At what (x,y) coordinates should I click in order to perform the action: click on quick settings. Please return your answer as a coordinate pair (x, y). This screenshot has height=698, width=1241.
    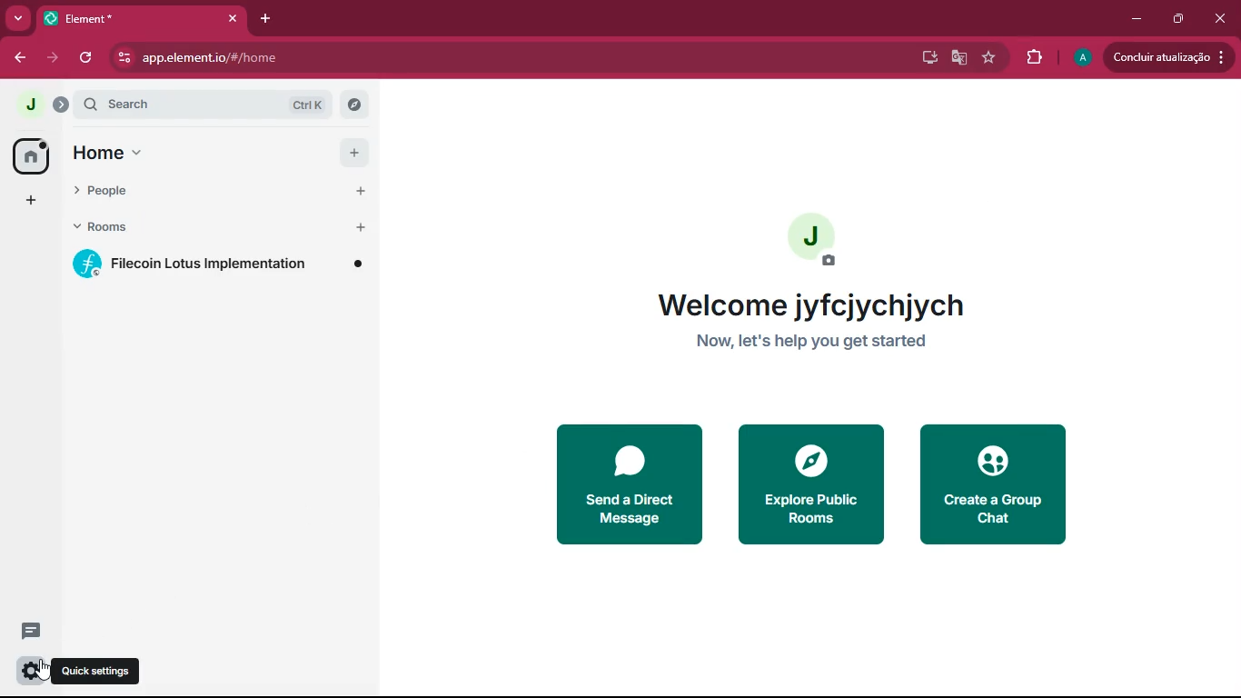
    Looking at the image, I should click on (32, 672).